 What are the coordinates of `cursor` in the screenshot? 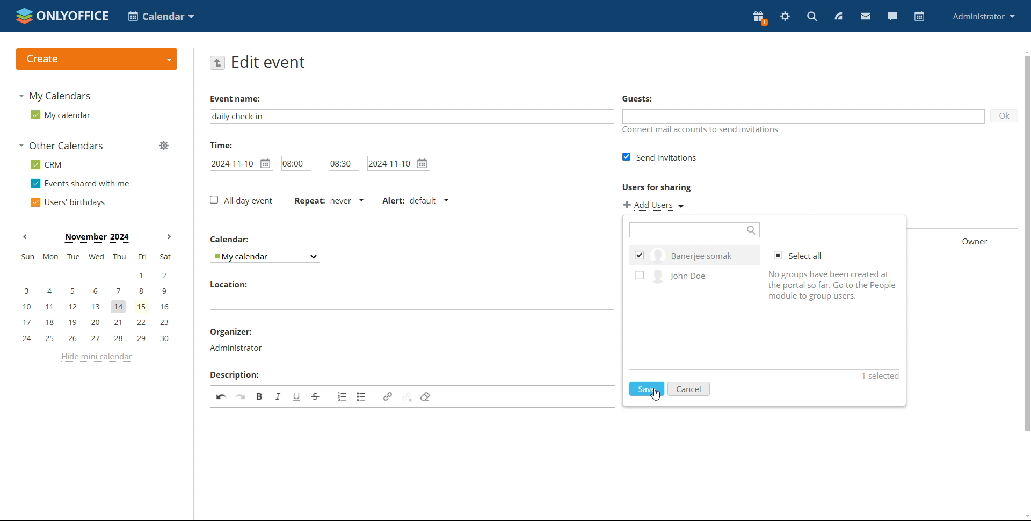 It's located at (657, 394).